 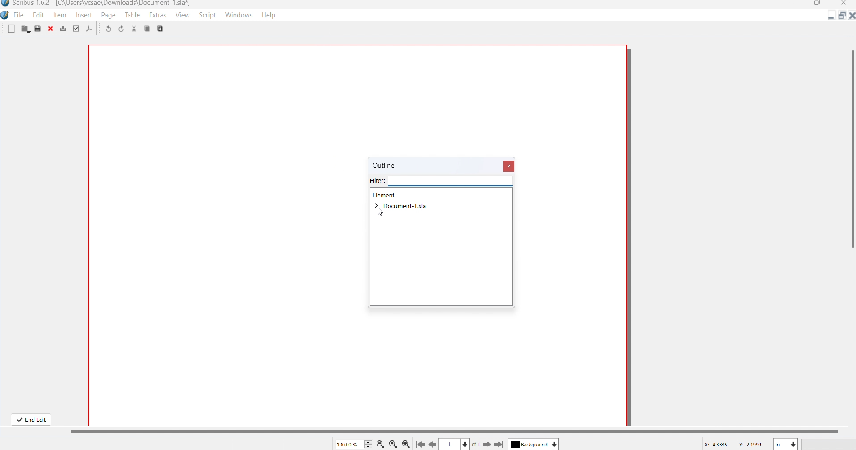 What do you see at coordinates (60, 16) in the screenshot?
I see `` at bounding box center [60, 16].